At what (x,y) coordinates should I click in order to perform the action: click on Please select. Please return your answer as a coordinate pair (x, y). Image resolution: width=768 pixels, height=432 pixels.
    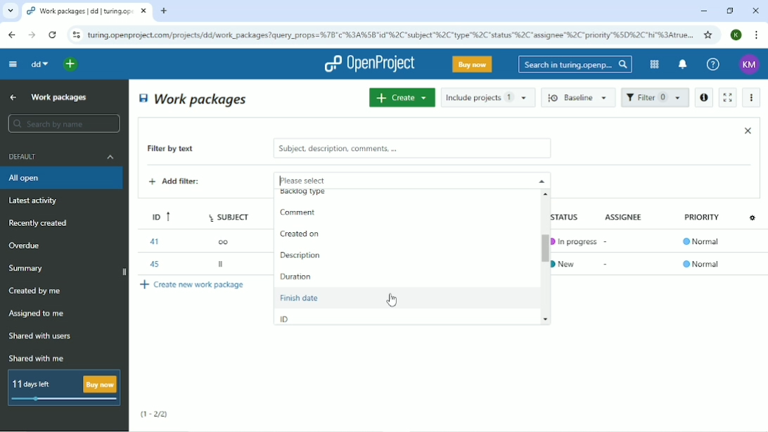
    Looking at the image, I should click on (392, 179).